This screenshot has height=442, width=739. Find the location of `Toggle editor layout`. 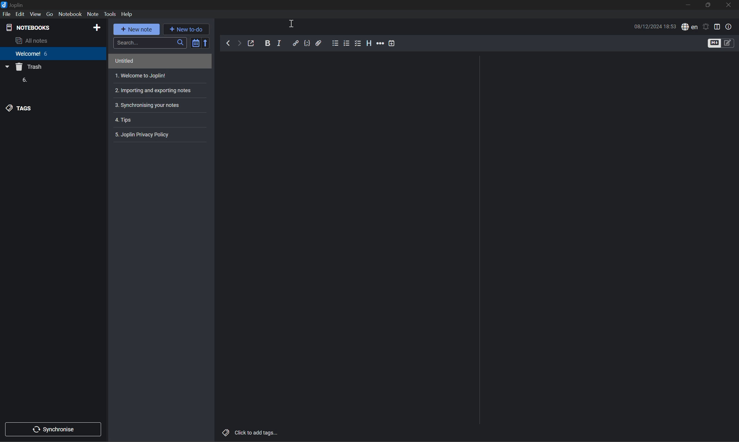

Toggle editor layout is located at coordinates (717, 26).